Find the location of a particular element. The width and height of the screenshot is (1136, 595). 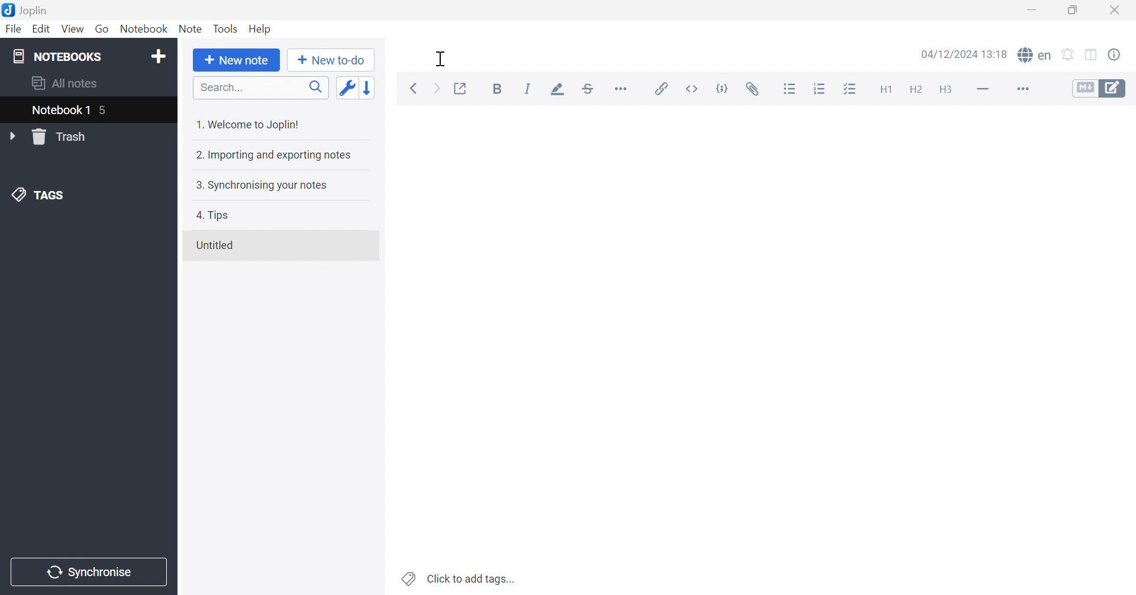

Code is located at coordinates (721, 87).